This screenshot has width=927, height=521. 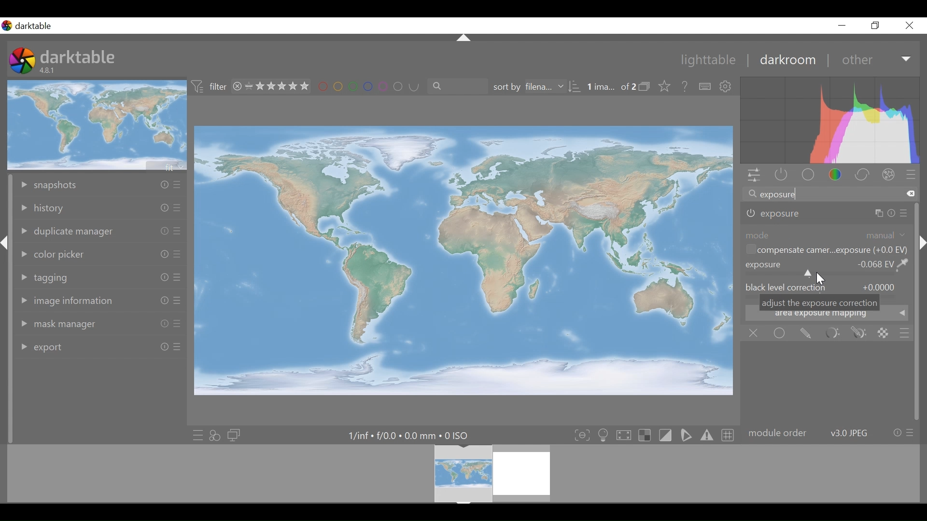 I want to click on base, so click(x=807, y=175).